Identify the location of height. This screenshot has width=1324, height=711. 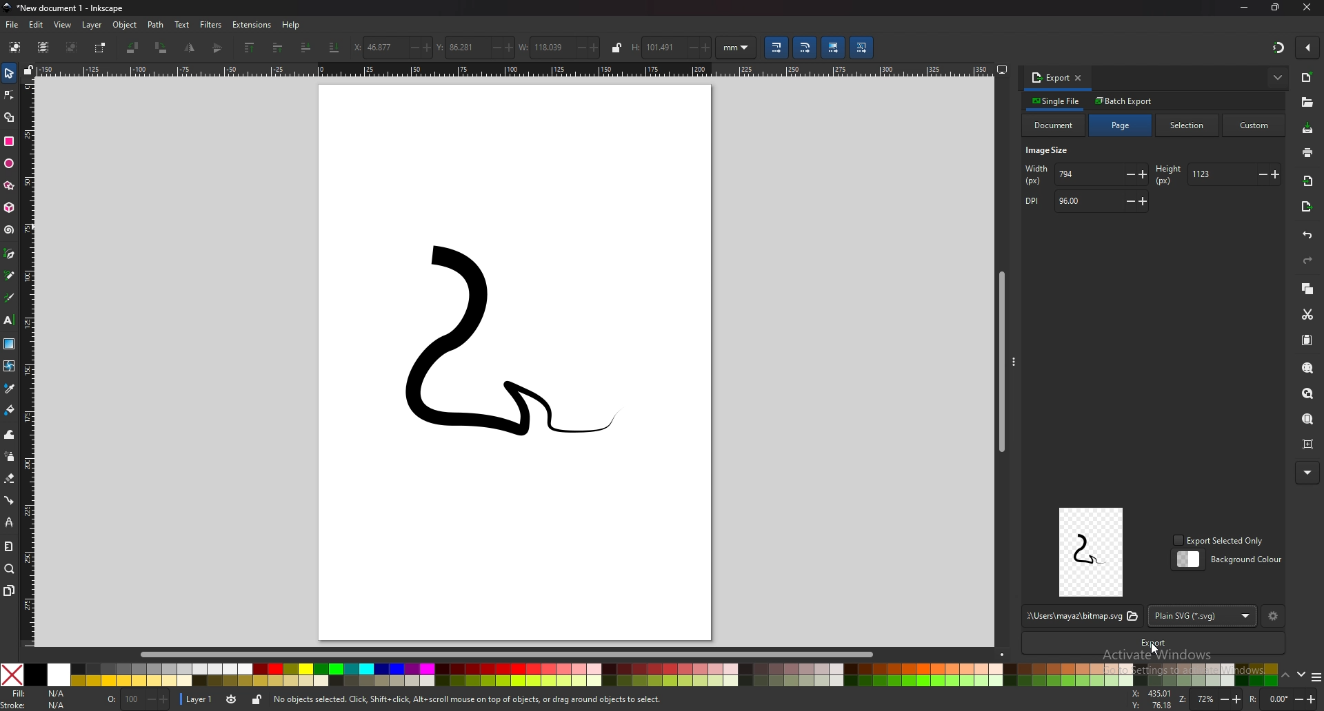
(1216, 174).